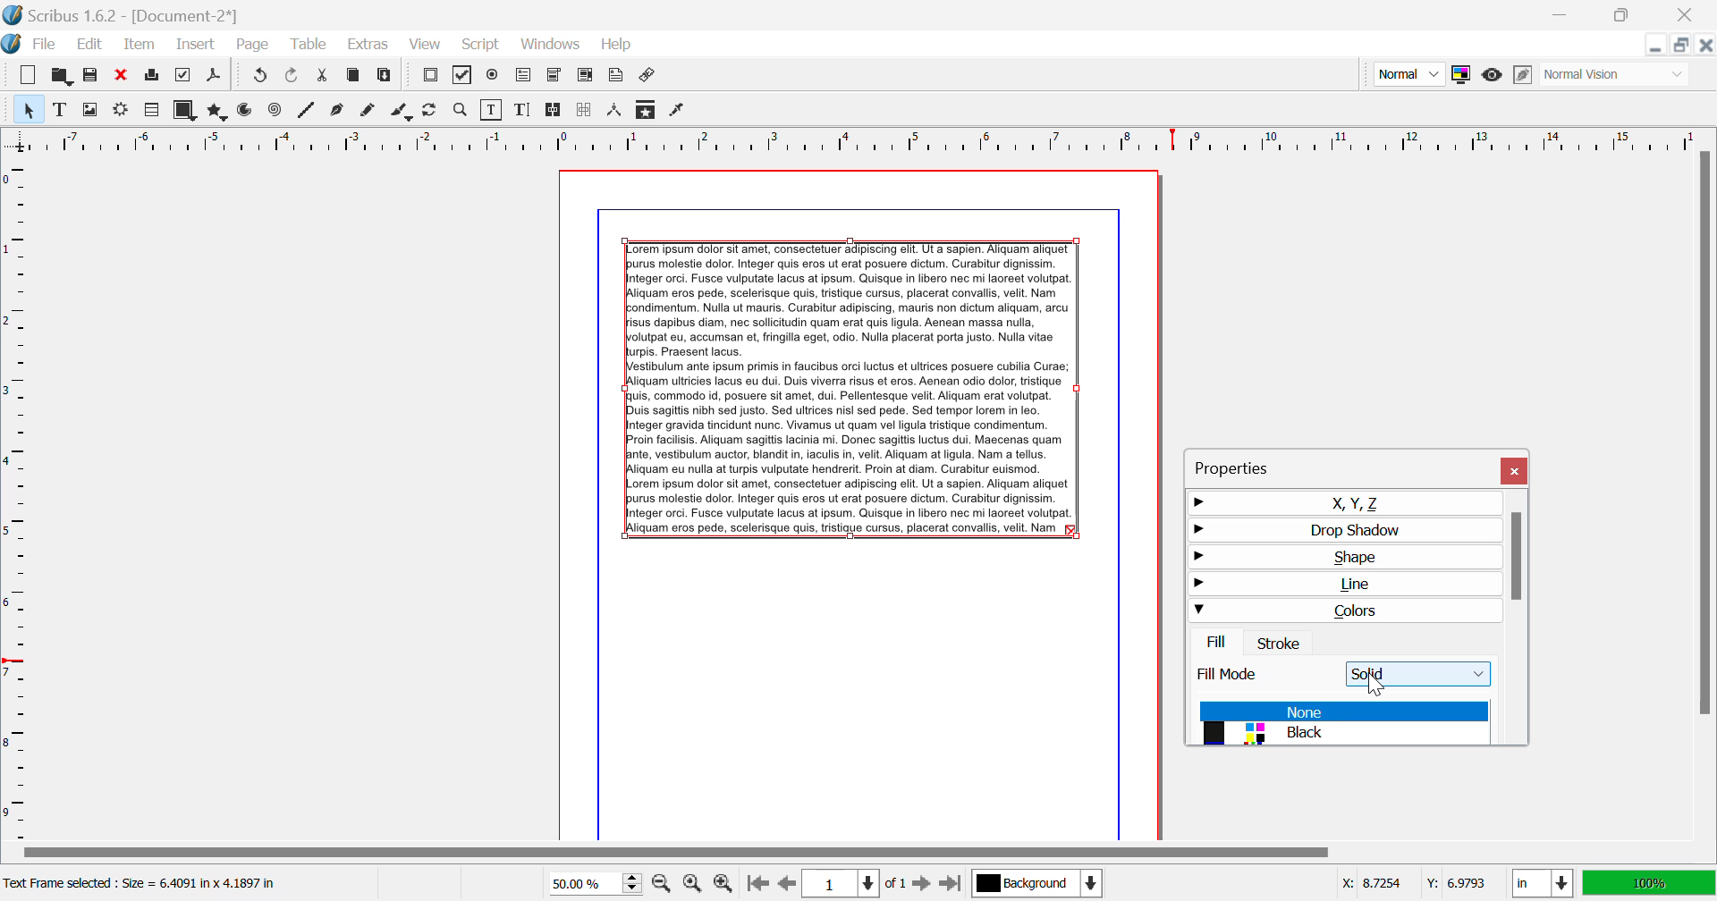 This screenshot has height=901, width=1717. I want to click on Bezier Curve, so click(339, 111).